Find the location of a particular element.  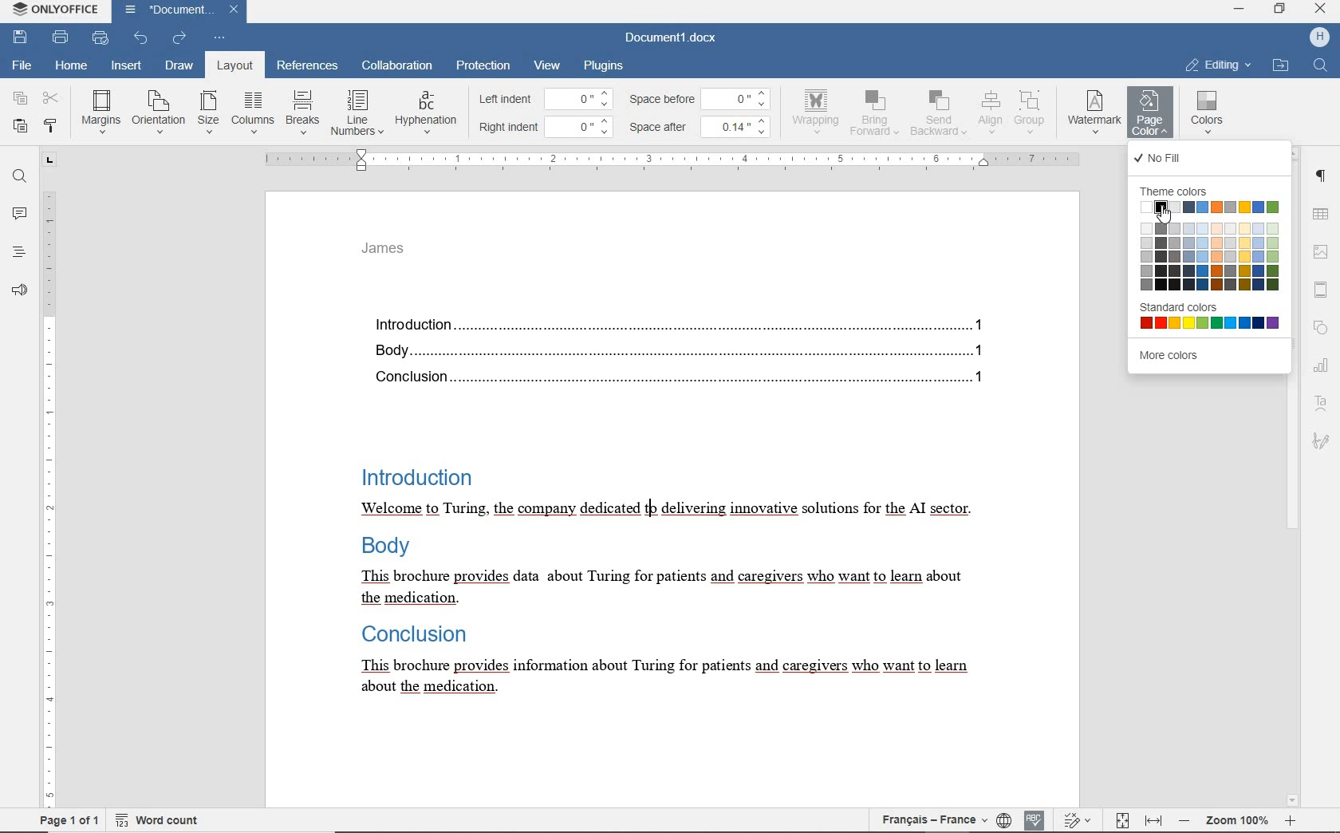

hyphenation is located at coordinates (429, 118).